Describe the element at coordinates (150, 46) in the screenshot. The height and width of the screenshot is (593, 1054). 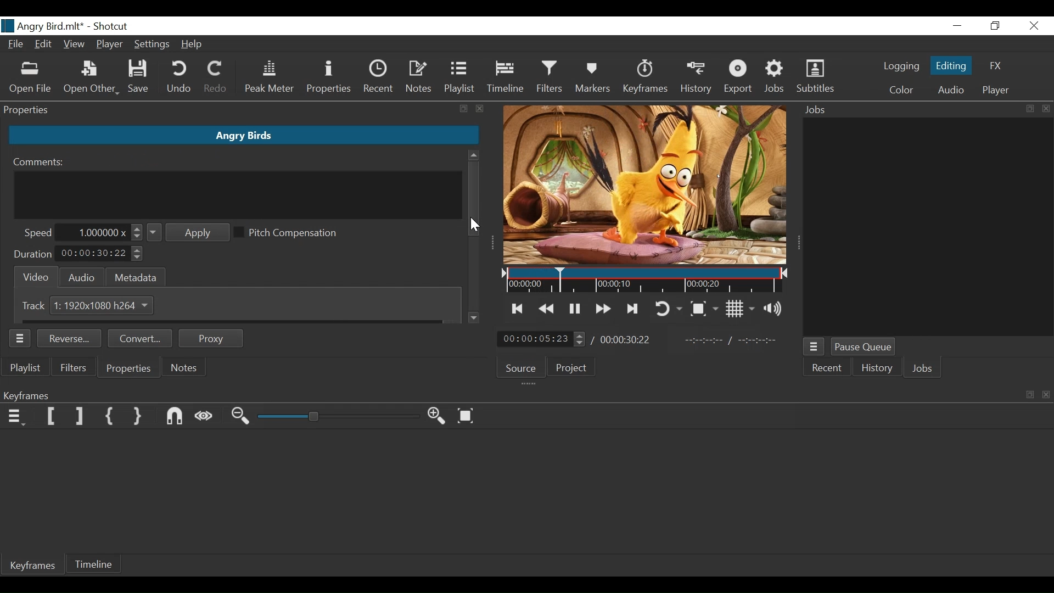
I see `Settings` at that location.